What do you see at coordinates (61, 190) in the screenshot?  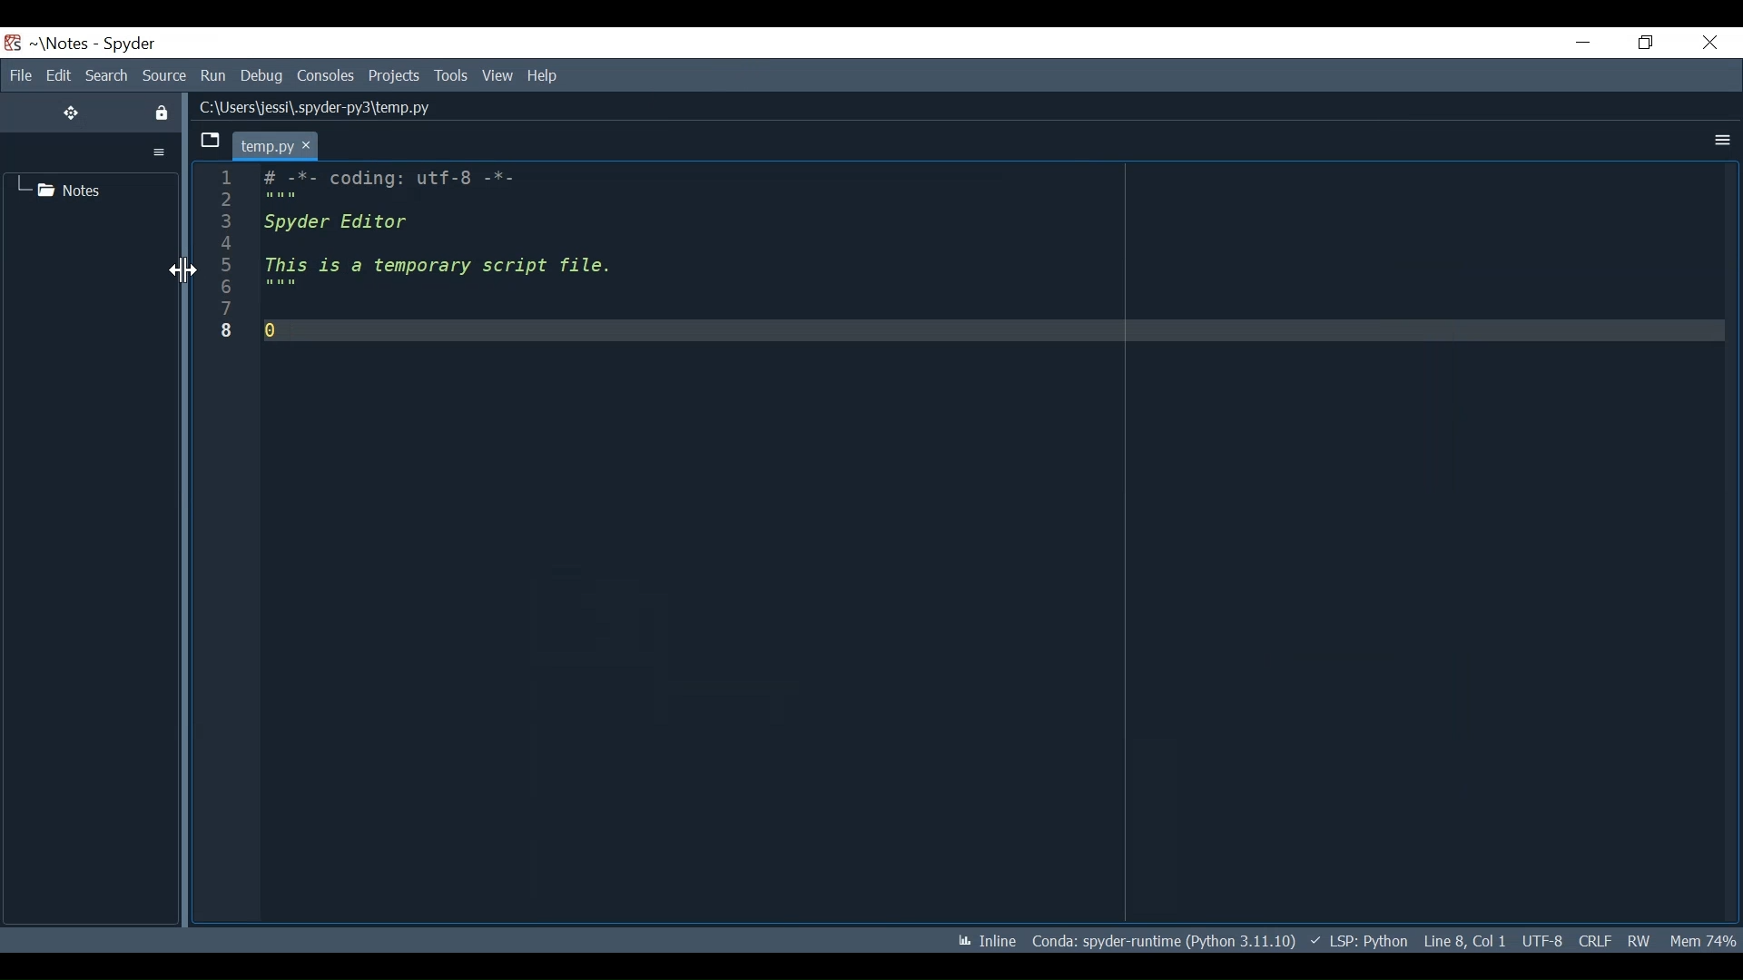 I see `Notes` at bounding box center [61, 190].